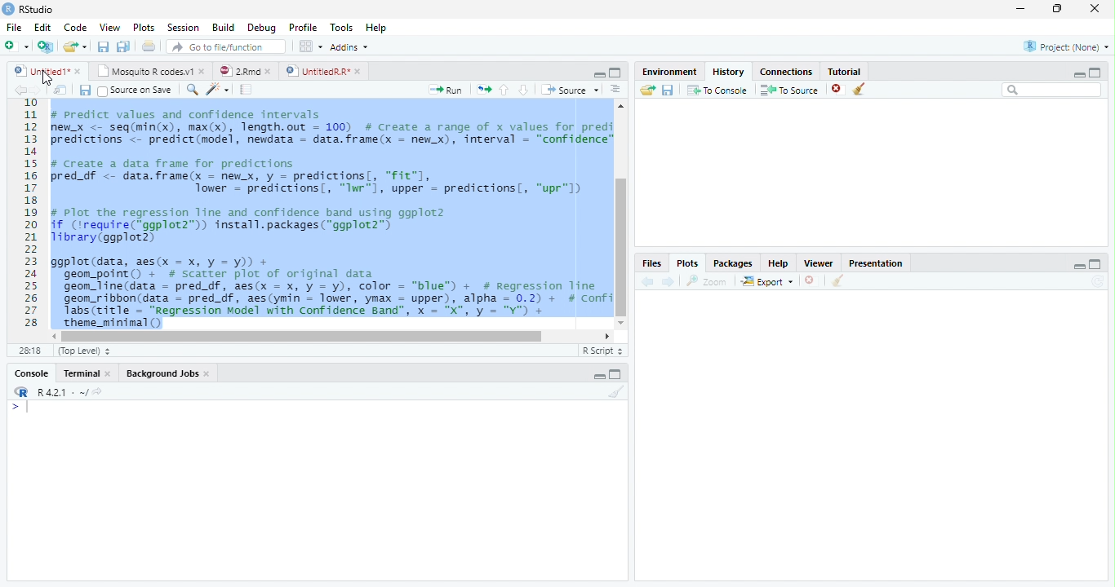 The image size is (1115, 587). What do you see at coordinates (1067, 46) in the screenshot?
I see `Project (None)` at bounding box center [1067, 46].